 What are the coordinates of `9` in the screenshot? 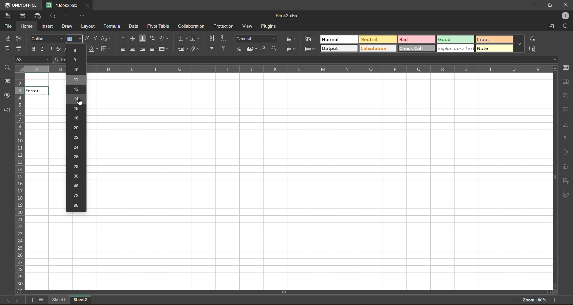 It's located at (77, 60).